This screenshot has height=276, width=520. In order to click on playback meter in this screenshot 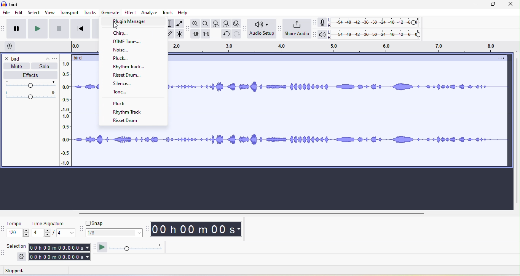, I will do `click(324, 35)`.